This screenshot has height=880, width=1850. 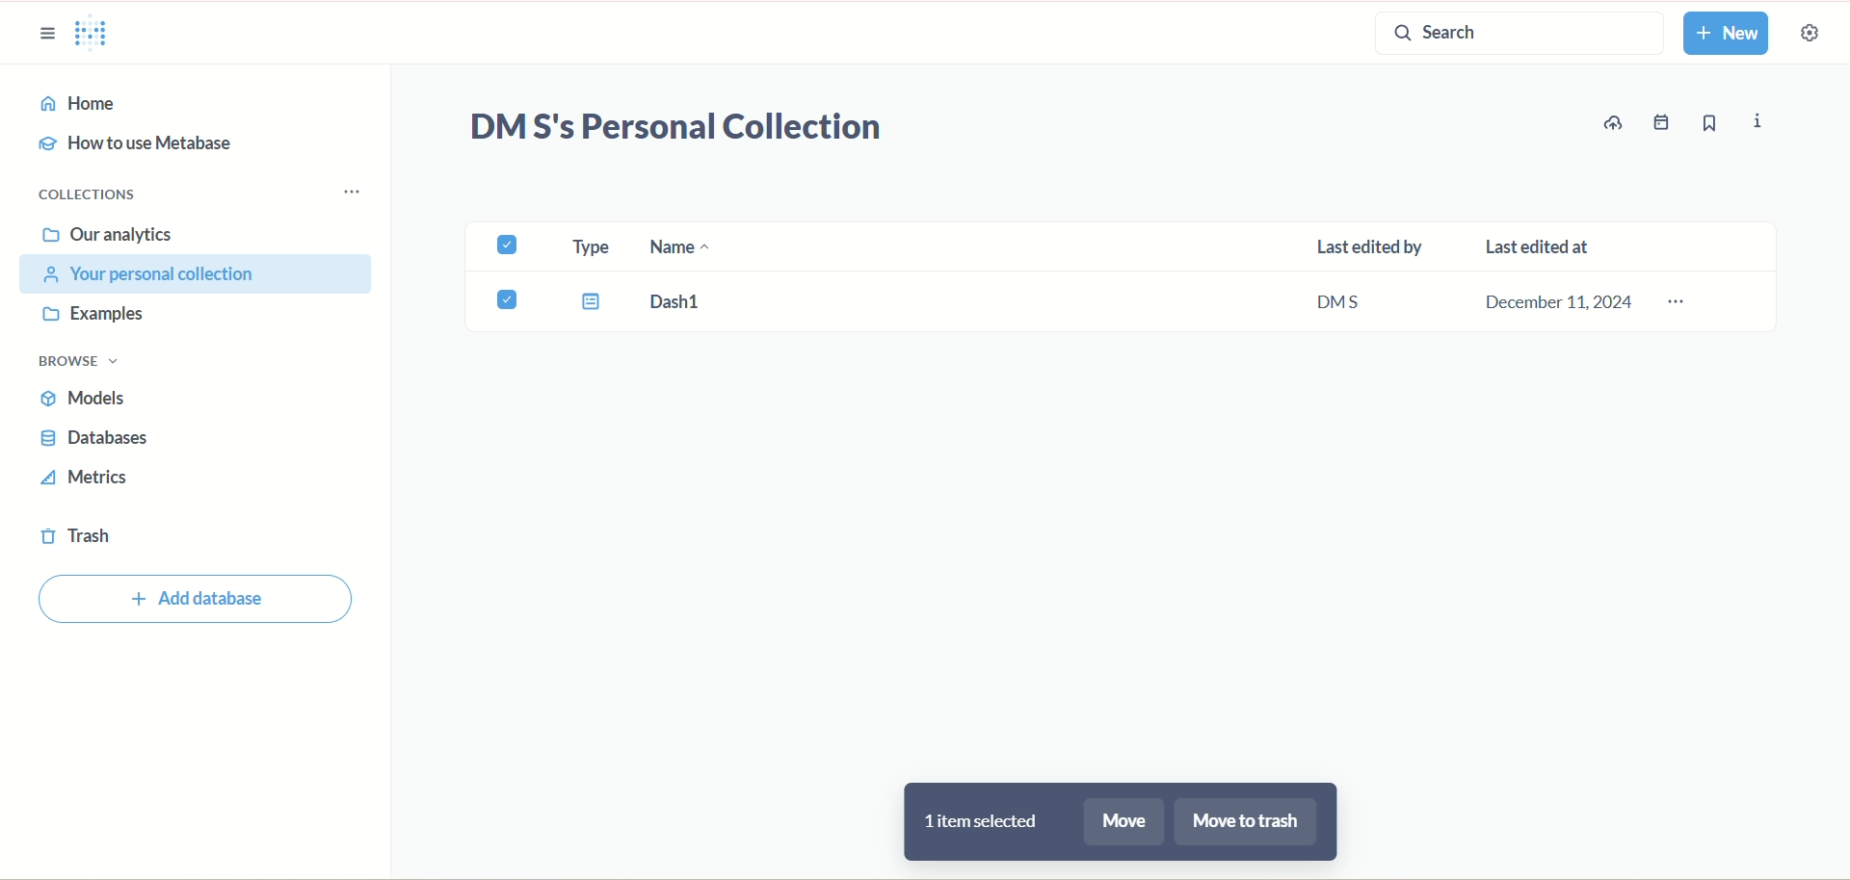 What do you see at coordinates (1250, 820) in the screenshot?
I see `move to trash` at bounding box center [1250, 820].